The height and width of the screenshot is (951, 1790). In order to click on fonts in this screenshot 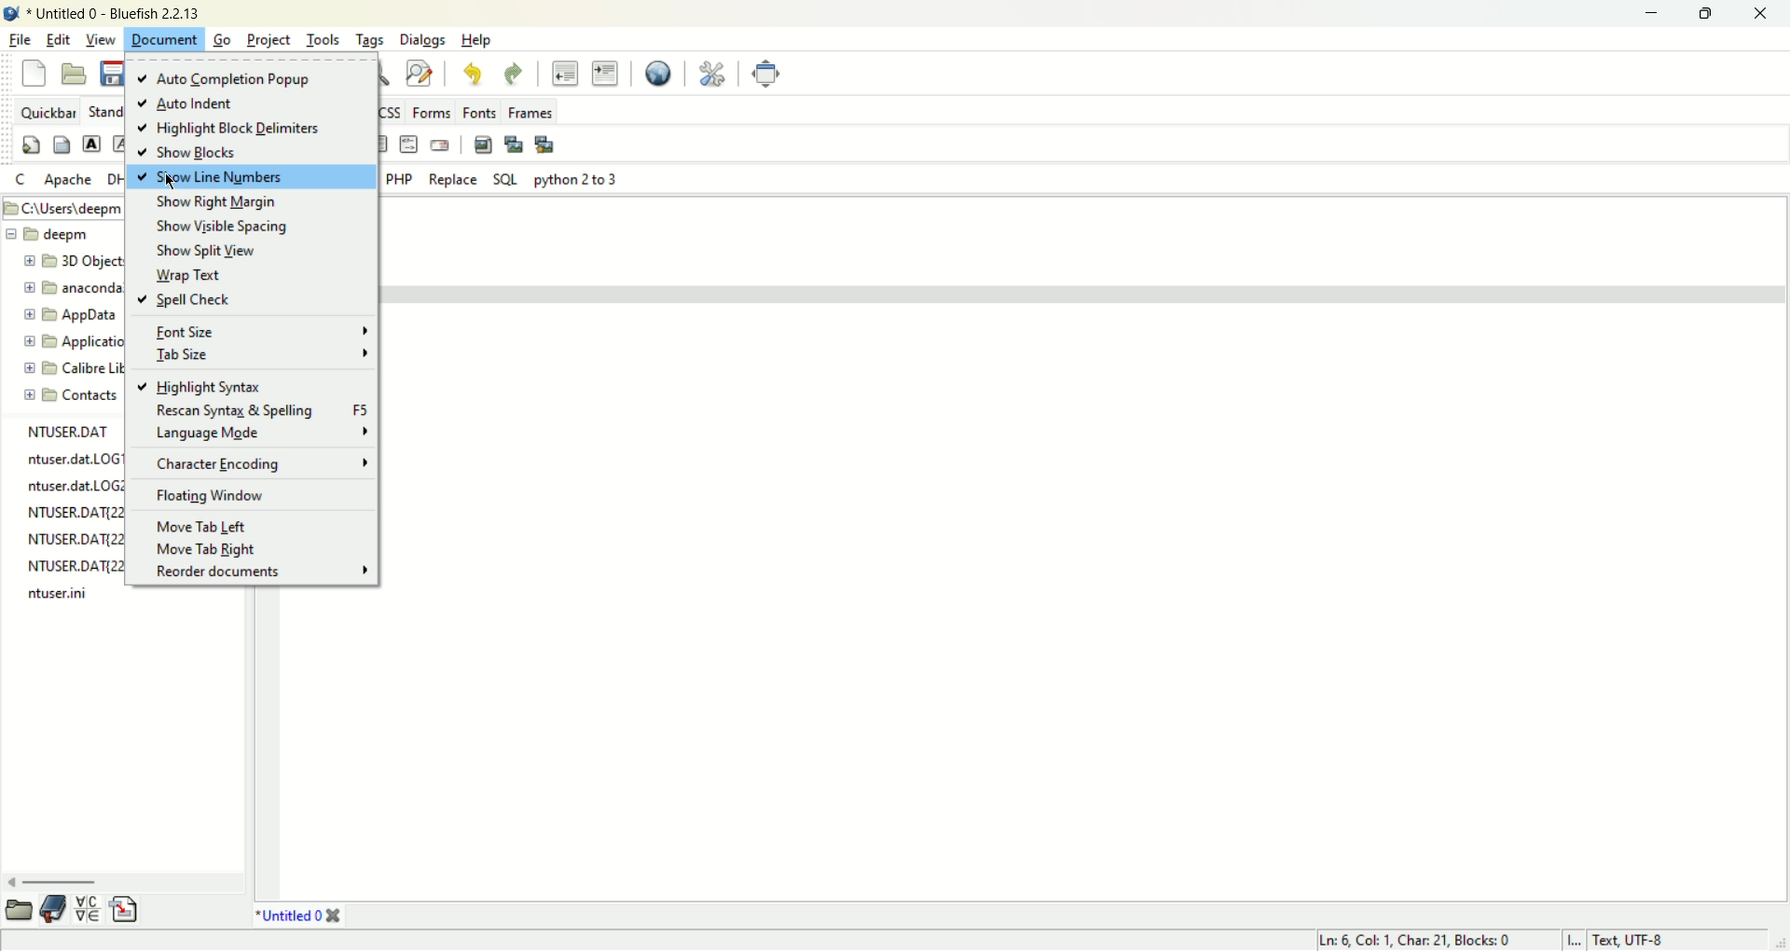, I will do `click(481, 112)`.